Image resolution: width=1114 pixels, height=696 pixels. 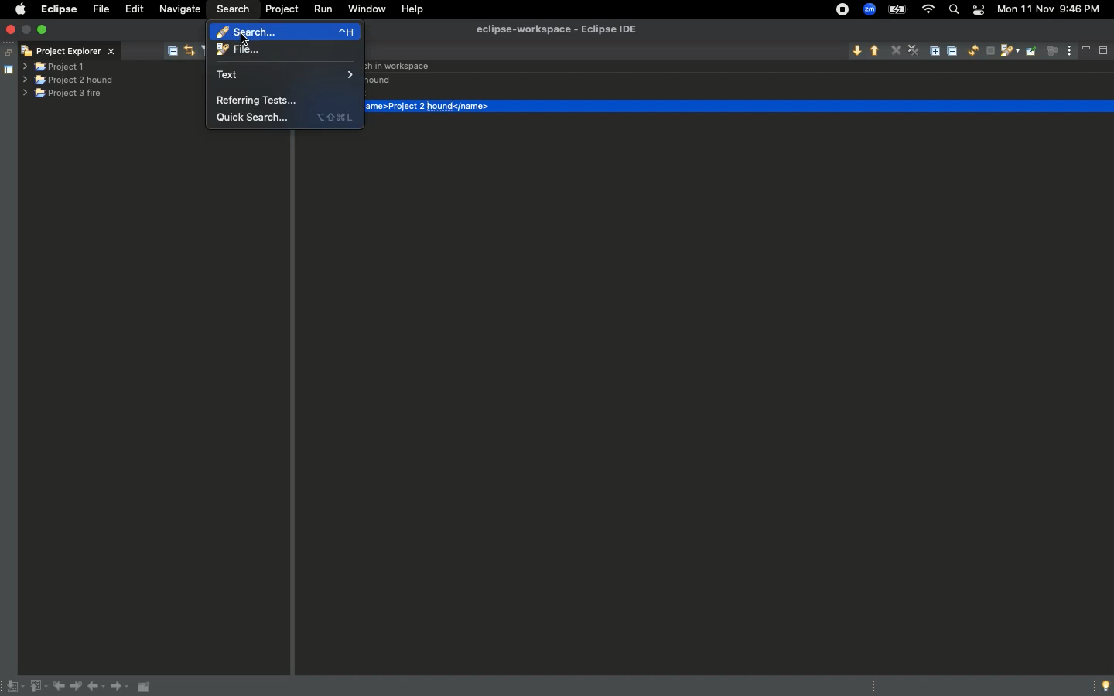 What do you see at coordinates (21, 9) in the screenshot?
I see `Apple logo` at bounding box center [21, 9].